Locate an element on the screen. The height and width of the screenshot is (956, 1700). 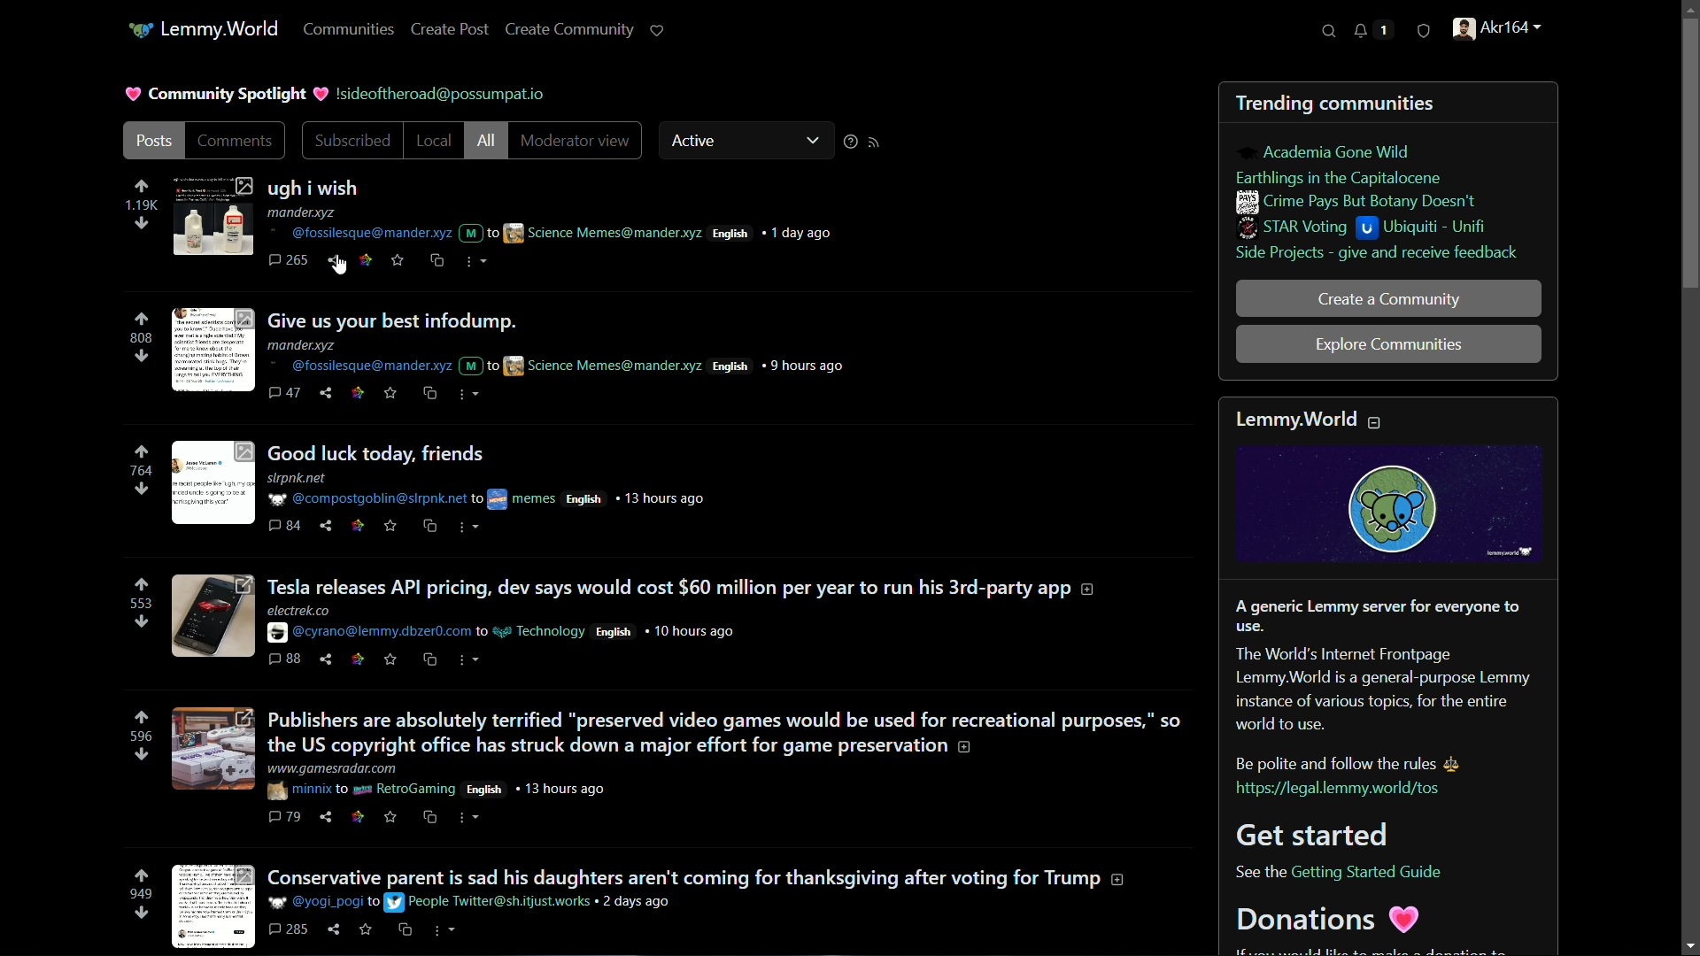
downvote is located at coordinates (142, 224).